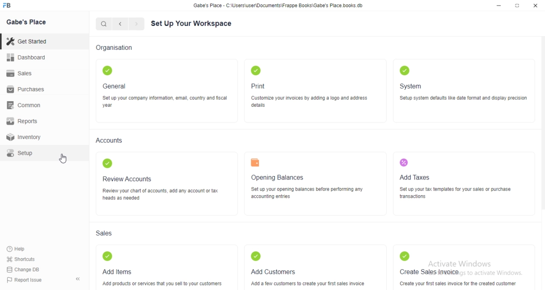 The image size is (545, 290). Describe the element at coordinates (29, 41) in the screenshot. I see `Get Started` at that location.